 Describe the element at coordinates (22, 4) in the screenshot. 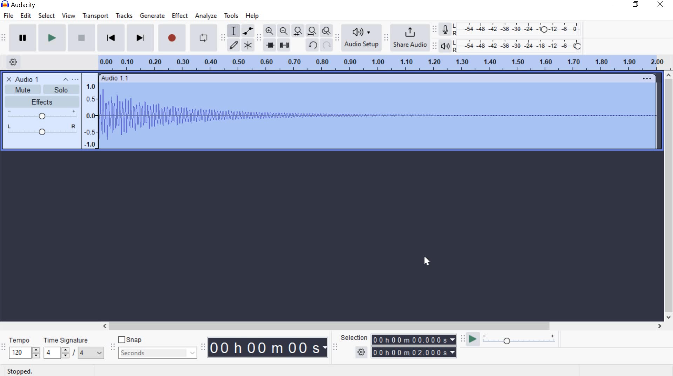

I see `system name` at that location.